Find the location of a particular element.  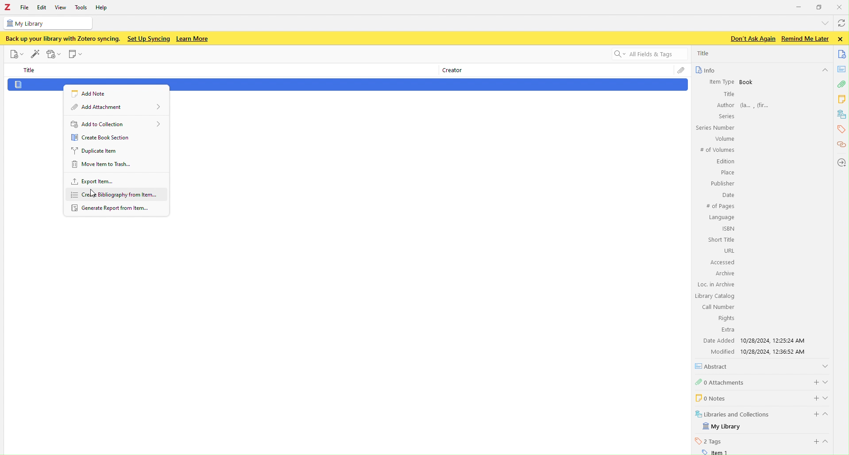

Series is located at coordinates (725, 116).